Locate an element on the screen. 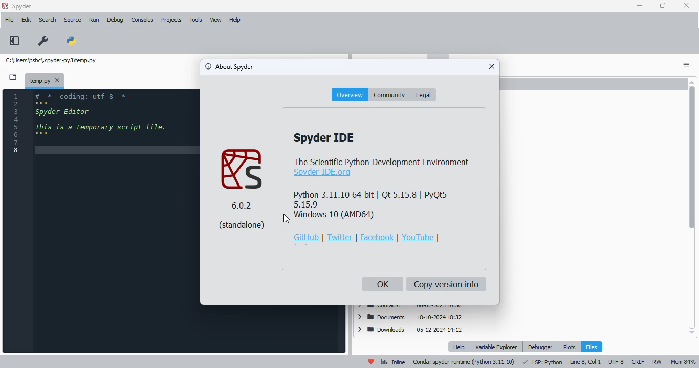  source is located at coordinates (73, 20).